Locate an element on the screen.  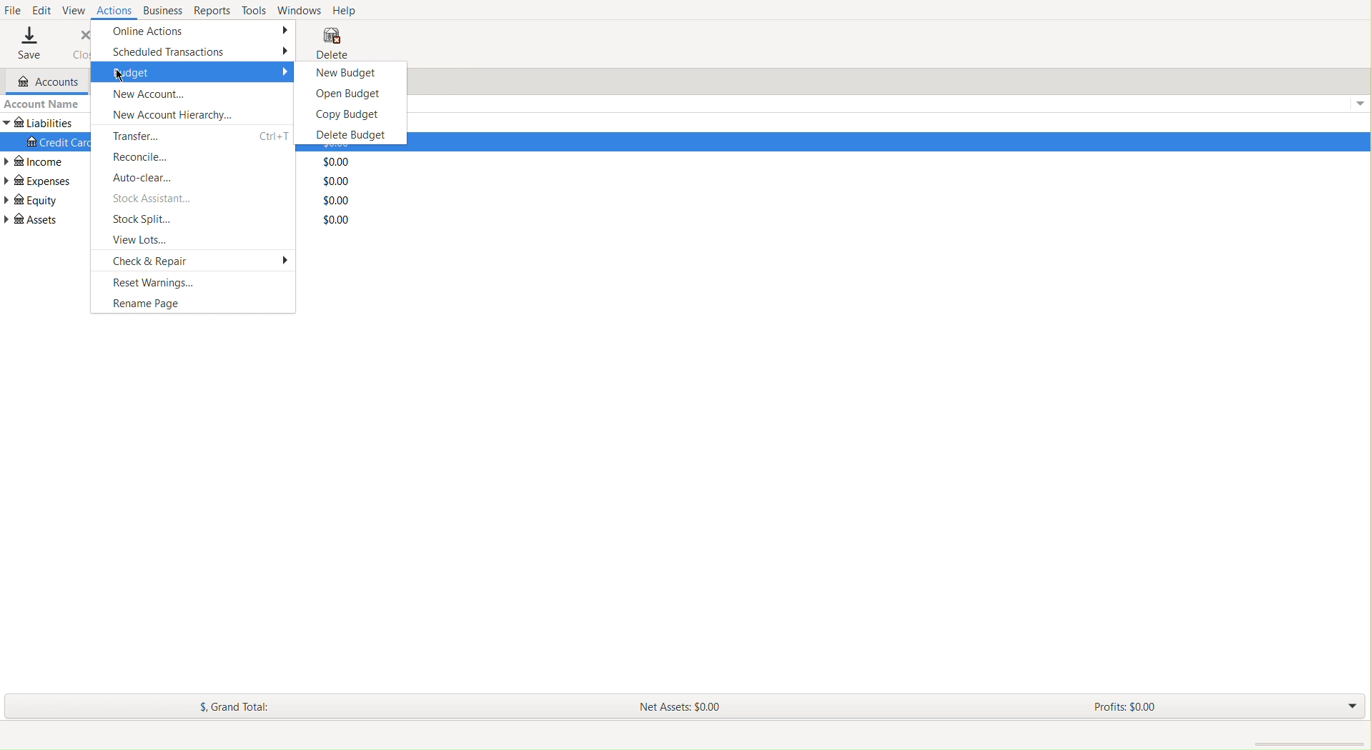
cursor is located at coordinates (120, 74).